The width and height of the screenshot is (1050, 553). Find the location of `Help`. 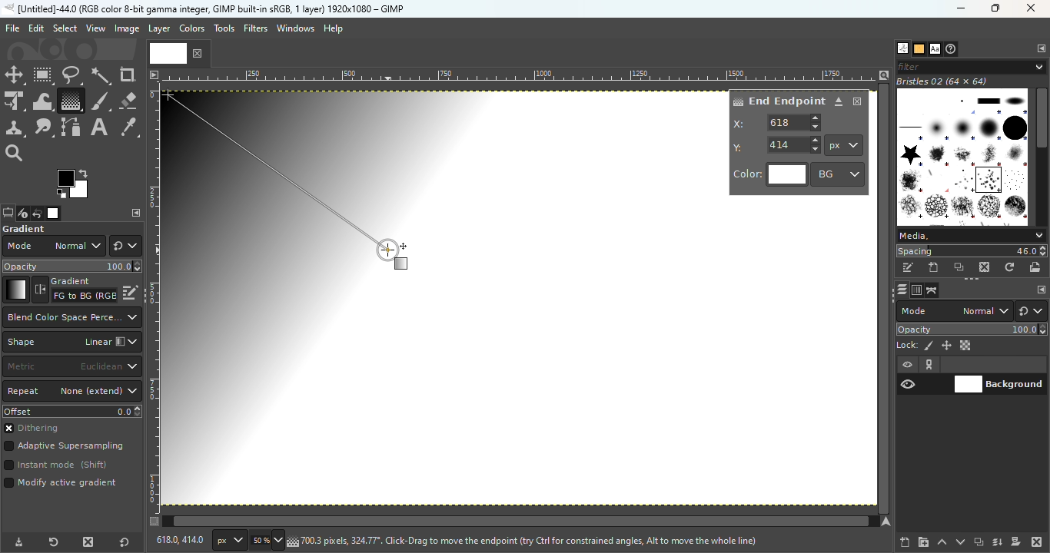

Help is located at coordinates (335, 28).